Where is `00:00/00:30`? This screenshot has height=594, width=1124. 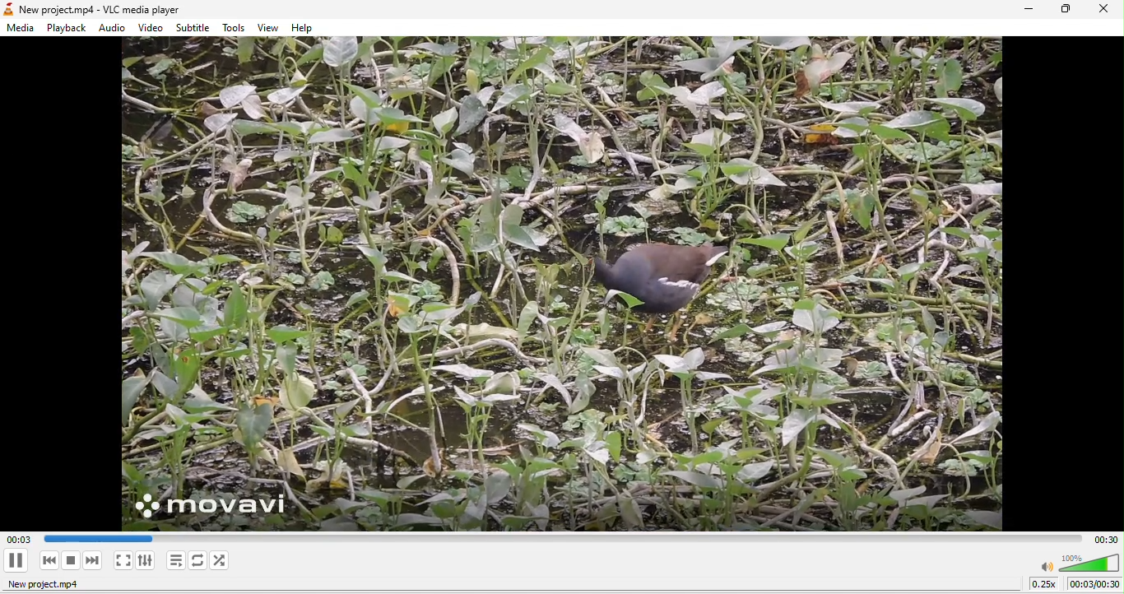
00:00/00:30 is located at coordinates (1094, 584).